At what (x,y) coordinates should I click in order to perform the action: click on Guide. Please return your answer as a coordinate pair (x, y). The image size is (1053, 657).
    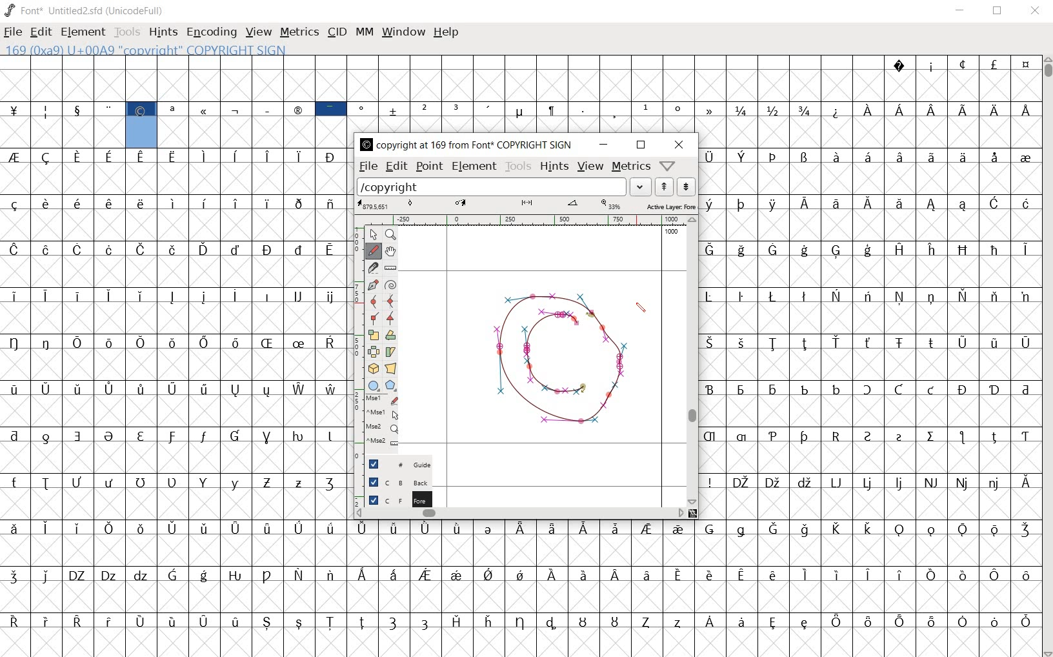
    Looking at the image, I should click on (394, 464).